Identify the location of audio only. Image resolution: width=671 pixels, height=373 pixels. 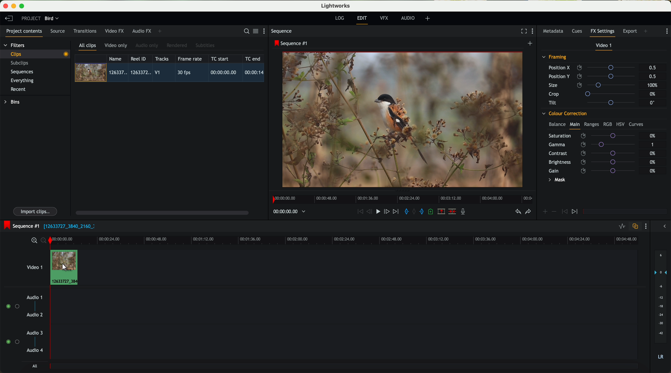
(147, 45).